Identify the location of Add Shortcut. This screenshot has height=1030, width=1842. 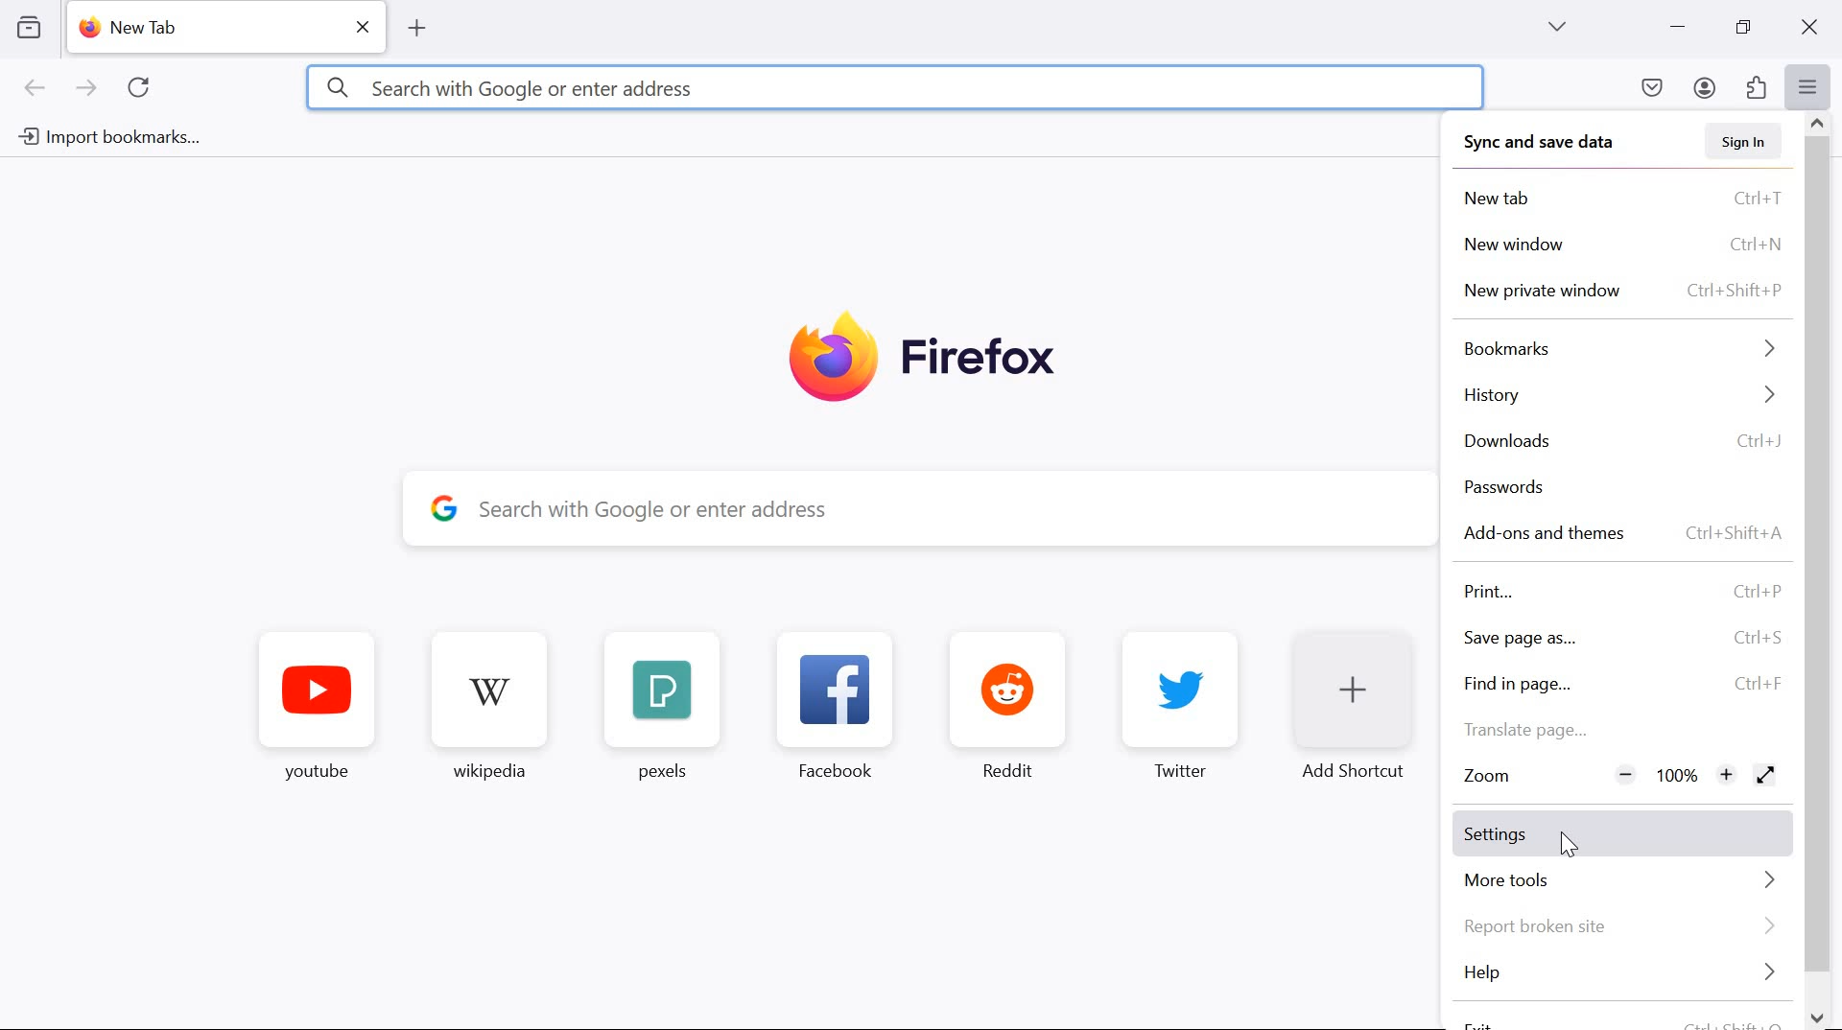
(1360, 711).